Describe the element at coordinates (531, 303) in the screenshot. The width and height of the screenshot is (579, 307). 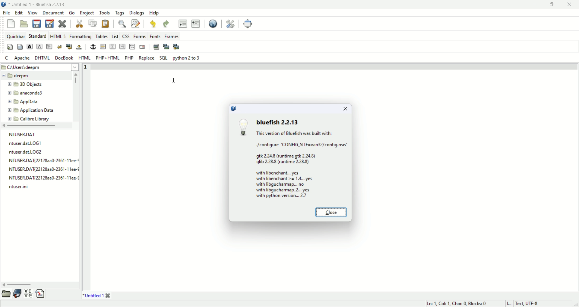
I see `character encoding` at that location.